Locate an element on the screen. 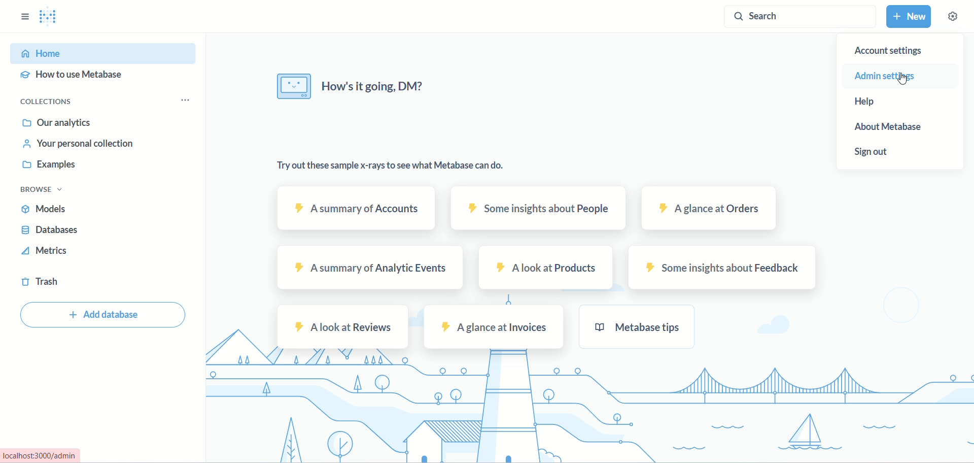 The image size is (974, 463). feedback is located at coordinates (724, 267).